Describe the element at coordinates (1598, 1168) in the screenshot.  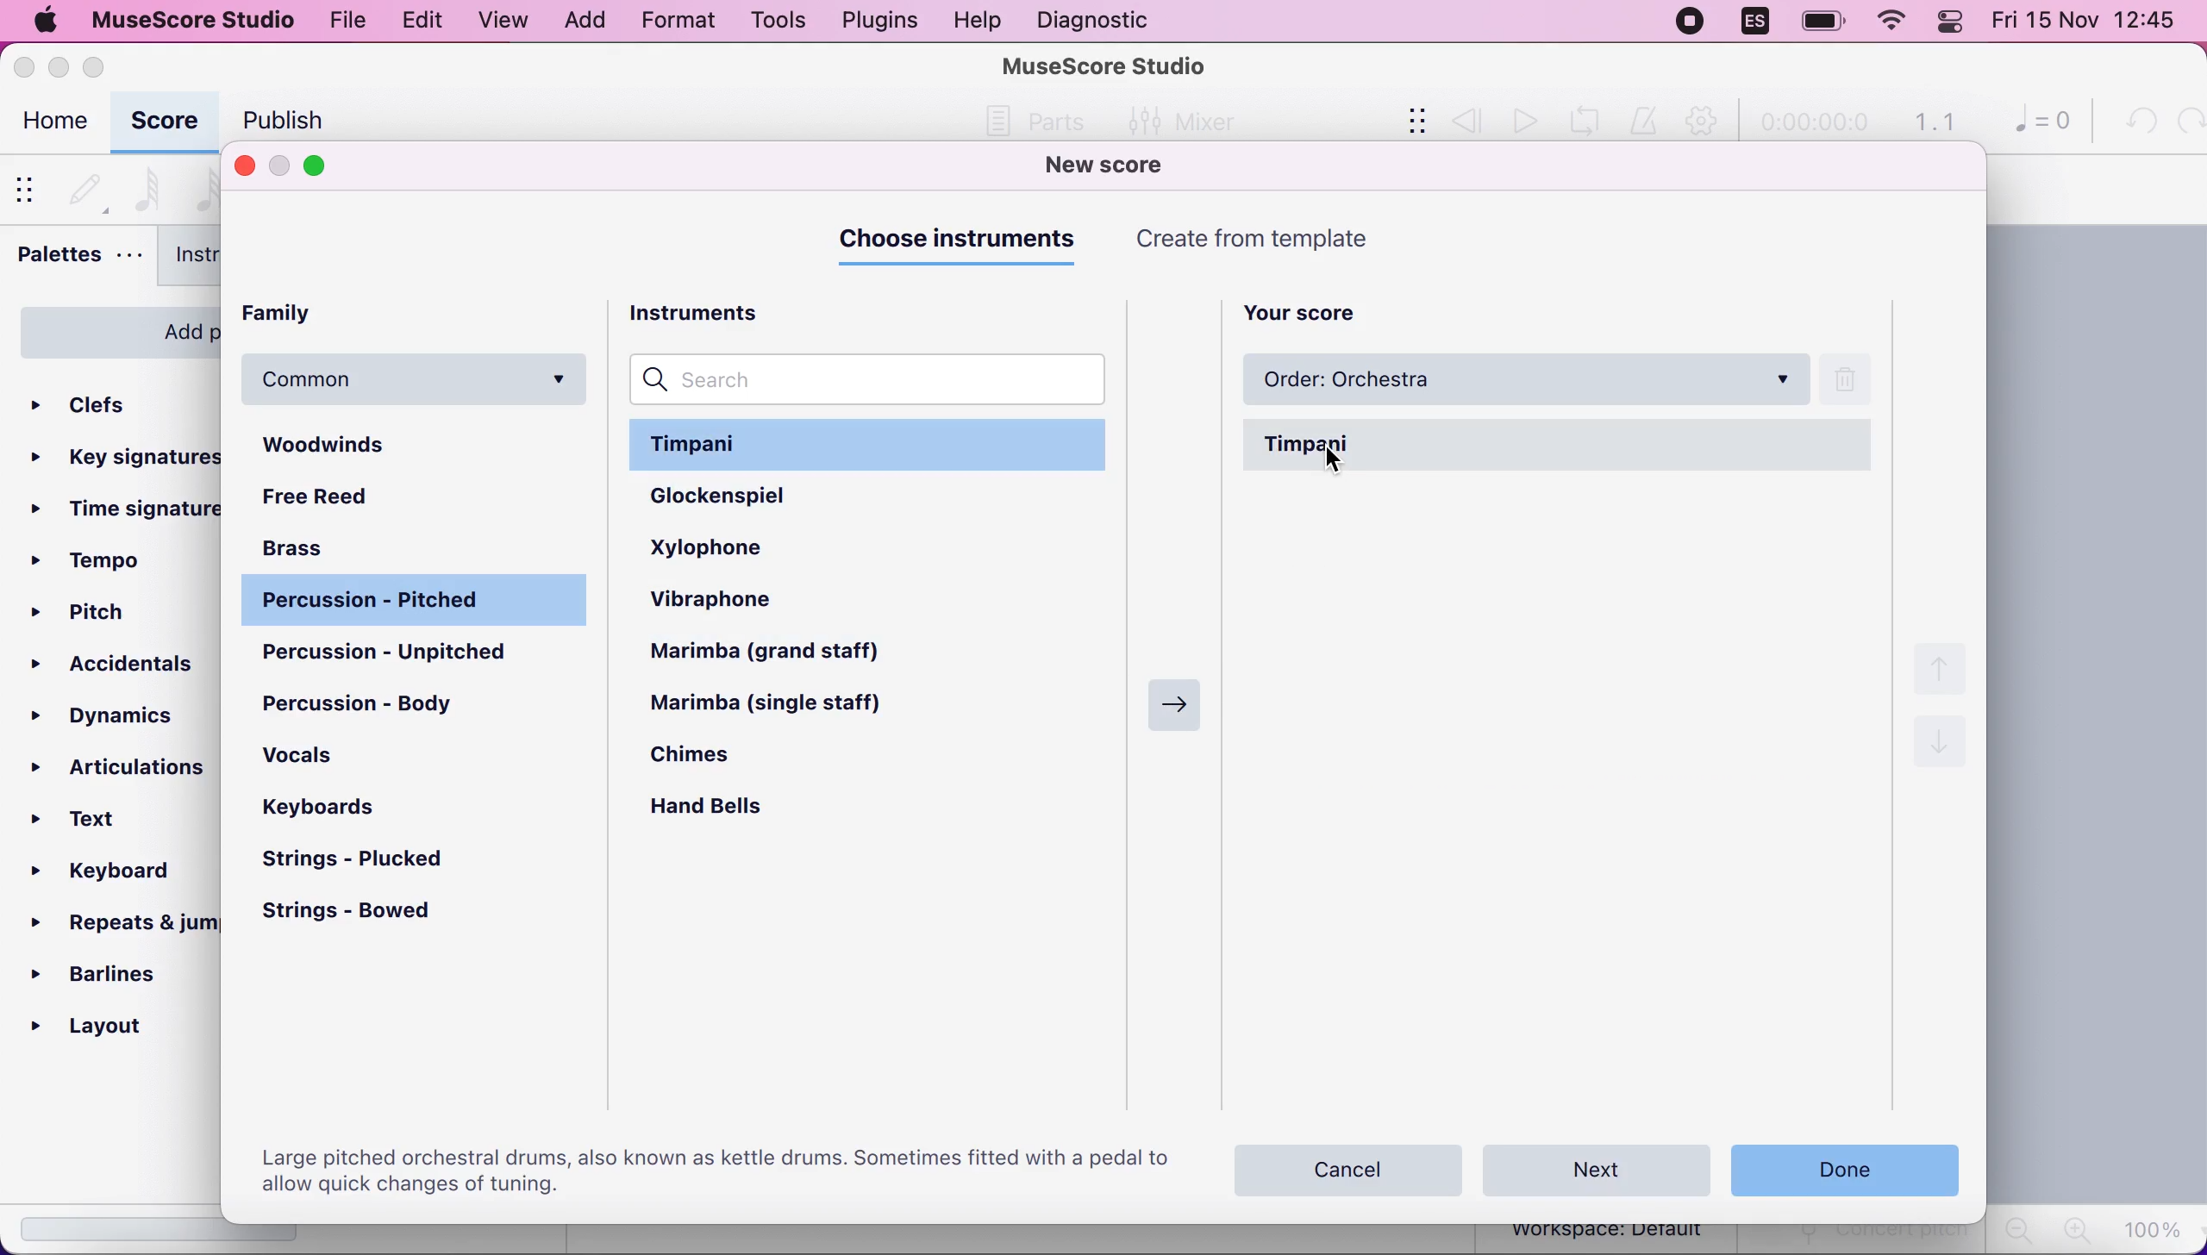
I see `next` at that location.